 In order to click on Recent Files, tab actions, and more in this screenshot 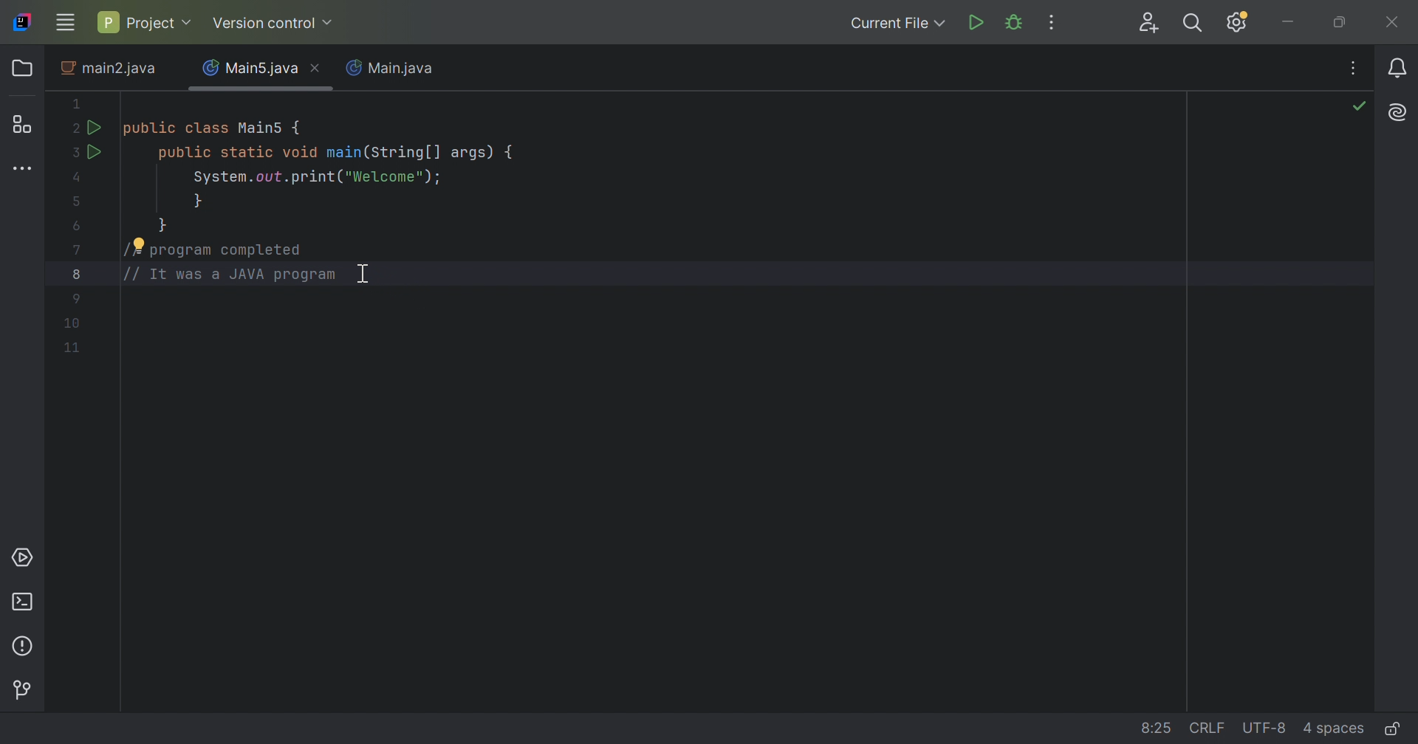, I will do `click(1355, 67)`.